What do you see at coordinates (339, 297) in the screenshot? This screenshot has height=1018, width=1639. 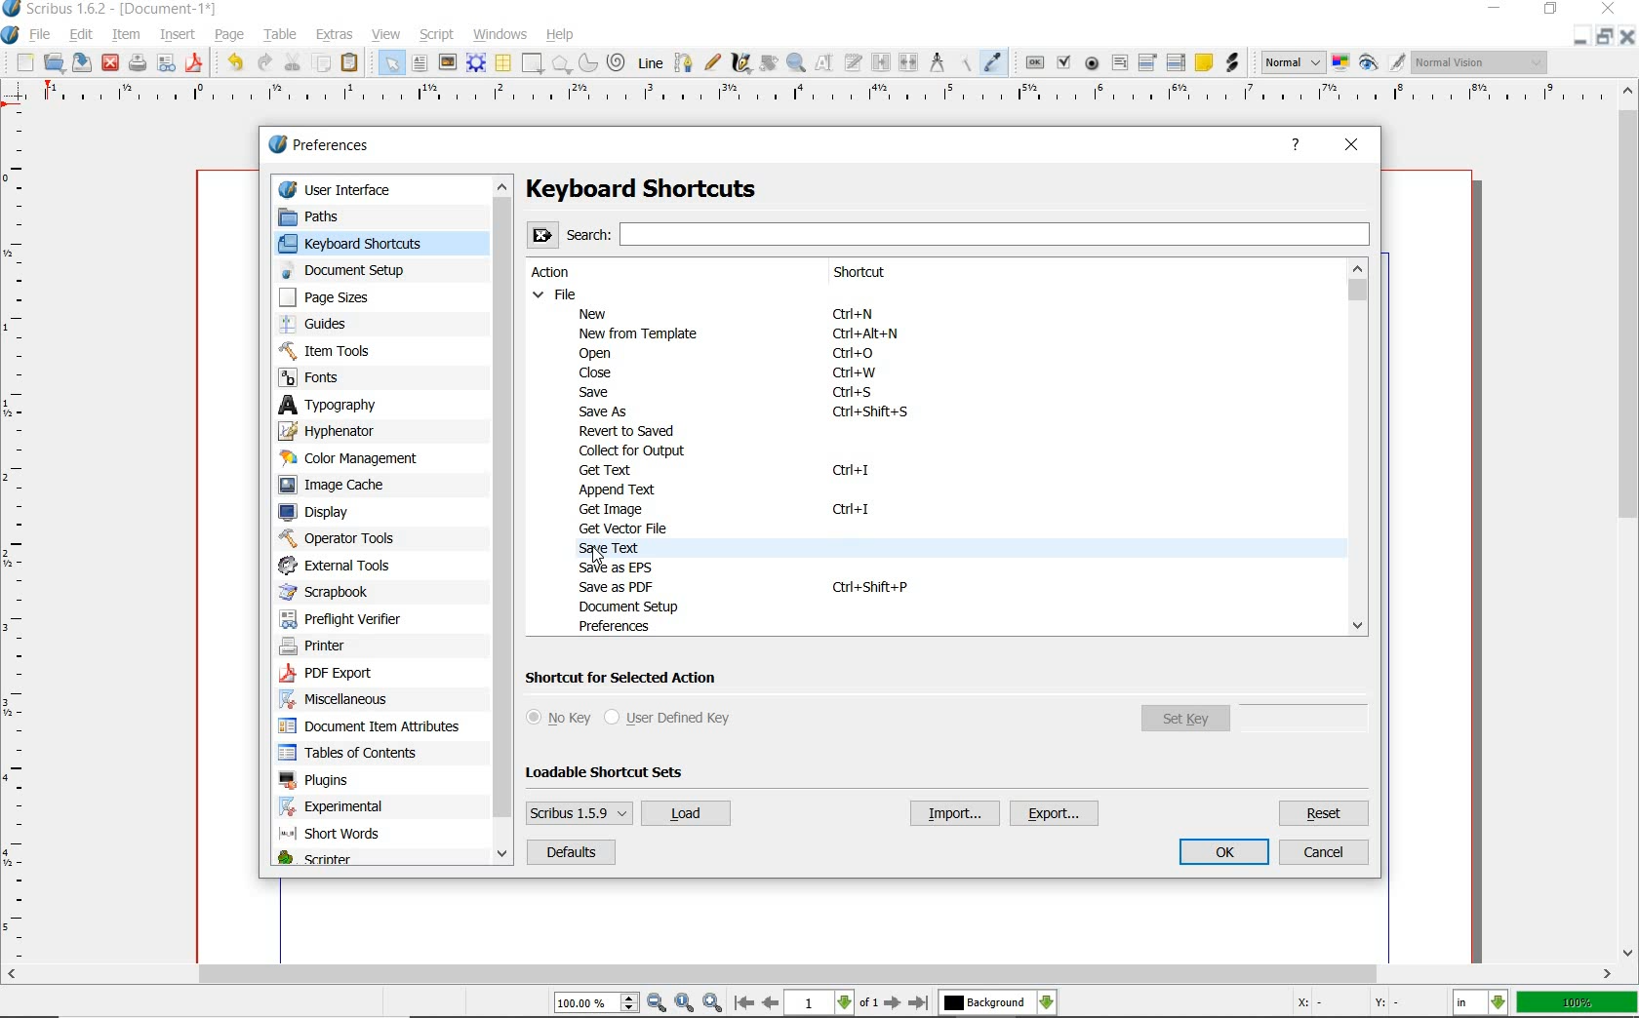 I see `page sizes` at bounding box center [339, 297].